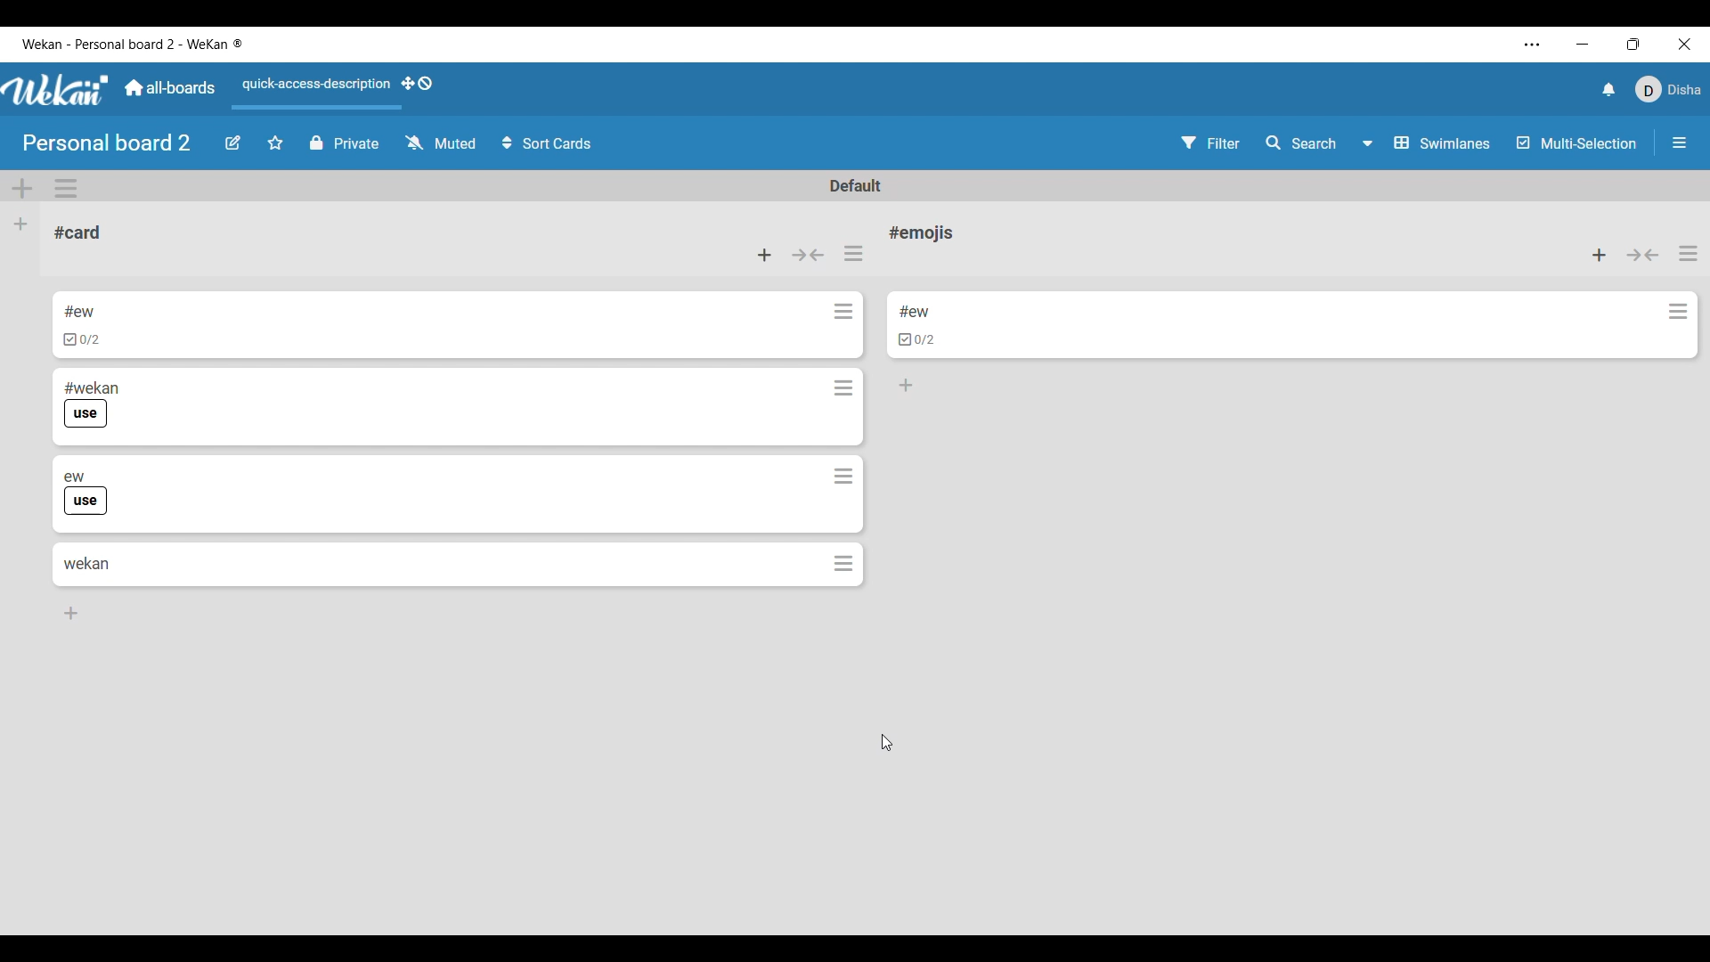  Describe the element at coordinates (1608, 89) in the screenshot. I see `Notifications ` at that location.